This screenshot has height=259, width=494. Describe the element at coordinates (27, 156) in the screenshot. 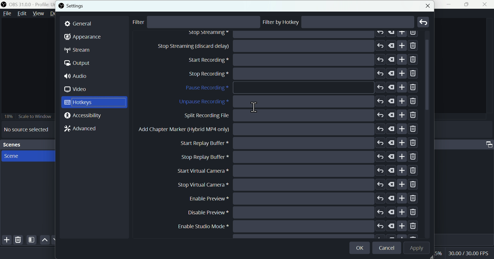

I see `scenes` at that location.